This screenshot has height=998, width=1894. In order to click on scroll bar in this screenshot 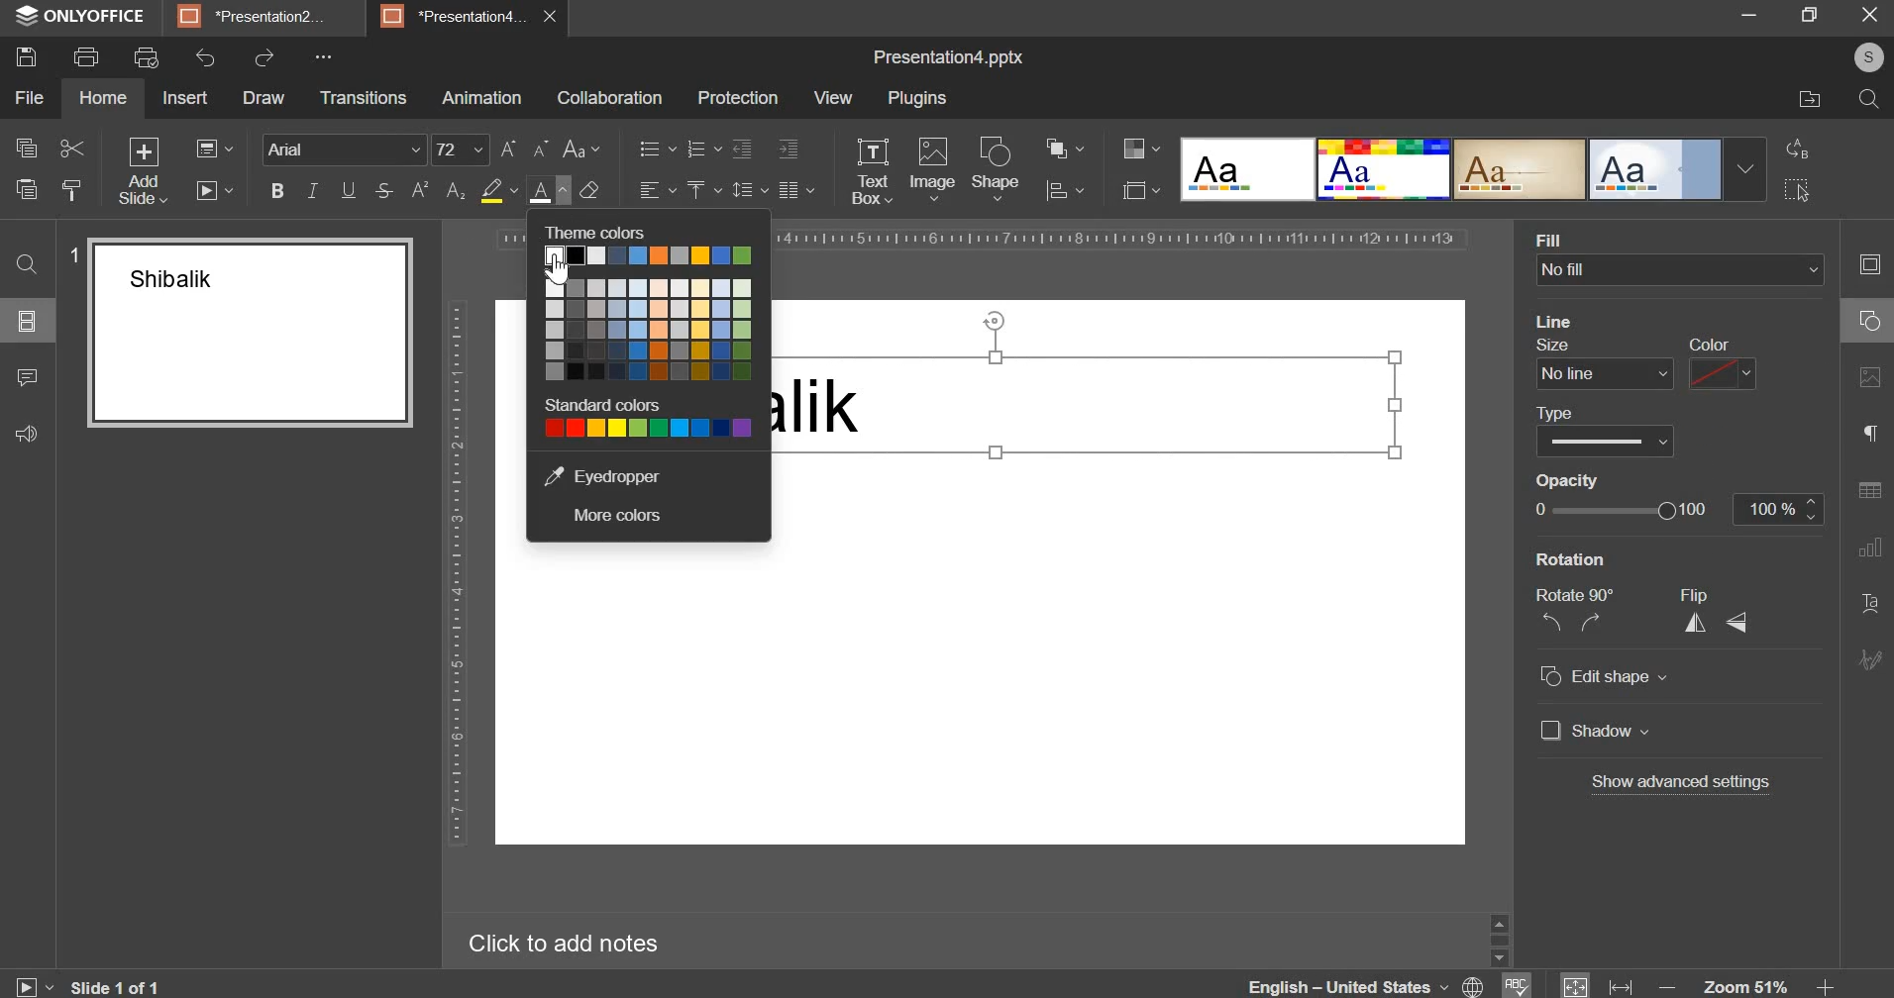, I will do `click(1495, 938)`.